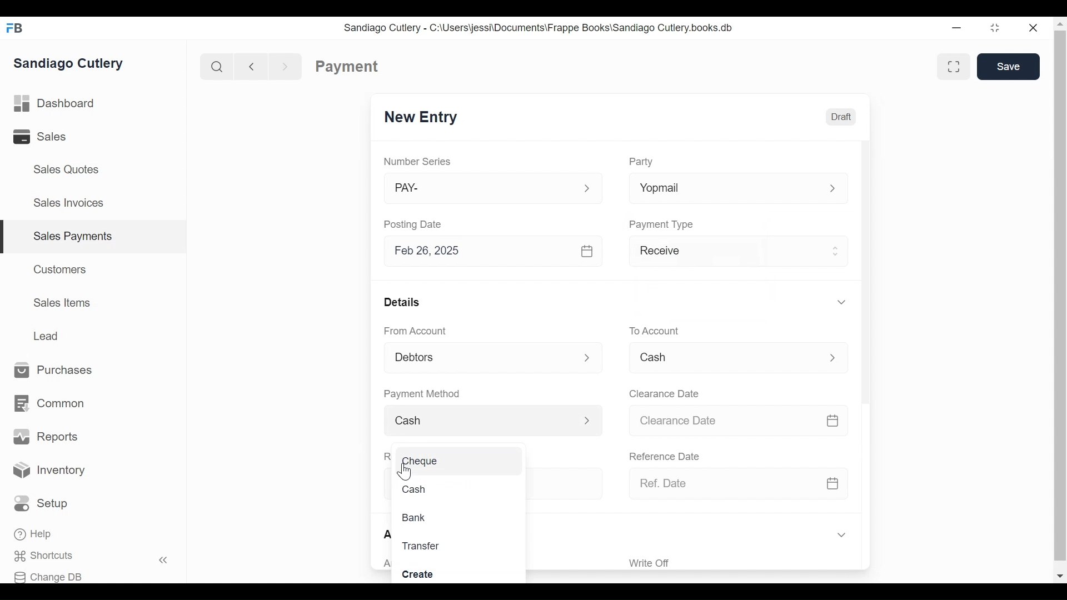 Image resolution: width=1067 pixels, height=600 pixels. What do you see at coordinates (833, 421) in the screenshot?
I see `Calendar` at bounding box center [833, 421].